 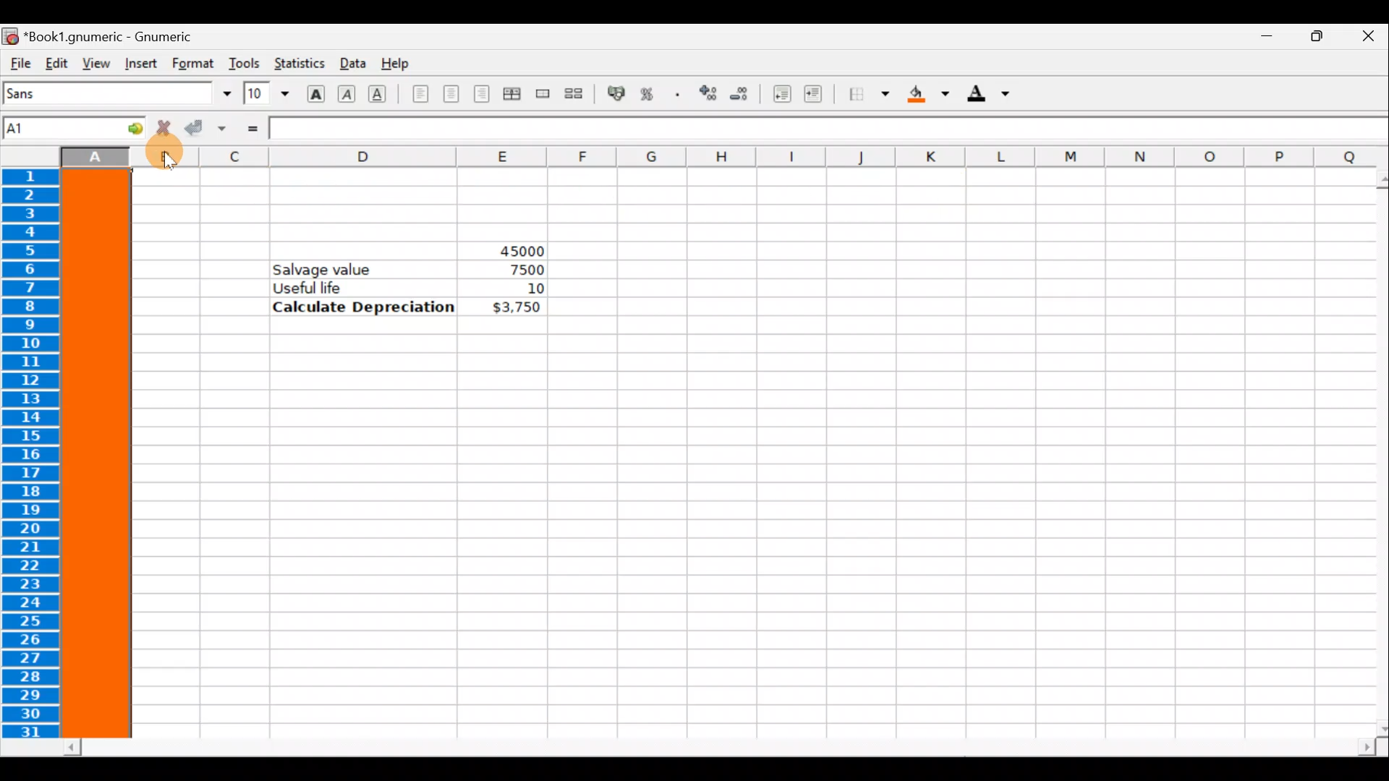 What do you see at coordinates (544, 96) in the screenshot?
I see `Merge a range of cells` at bounding box center [544, 96].